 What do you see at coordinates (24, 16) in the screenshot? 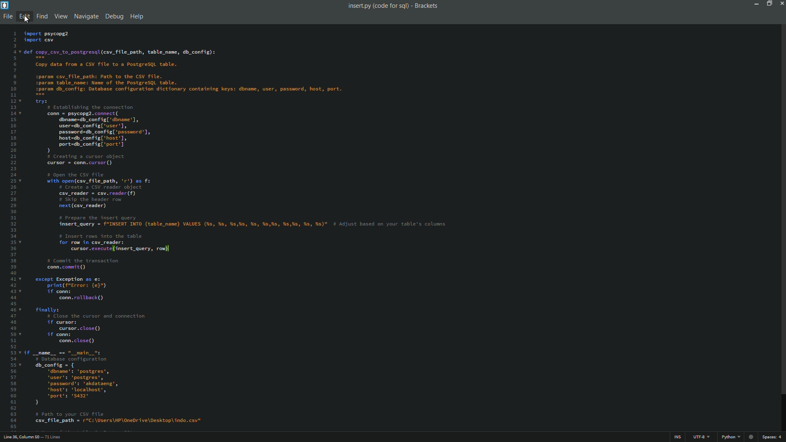
I see `edit menu` at bounding box center [24, 16].